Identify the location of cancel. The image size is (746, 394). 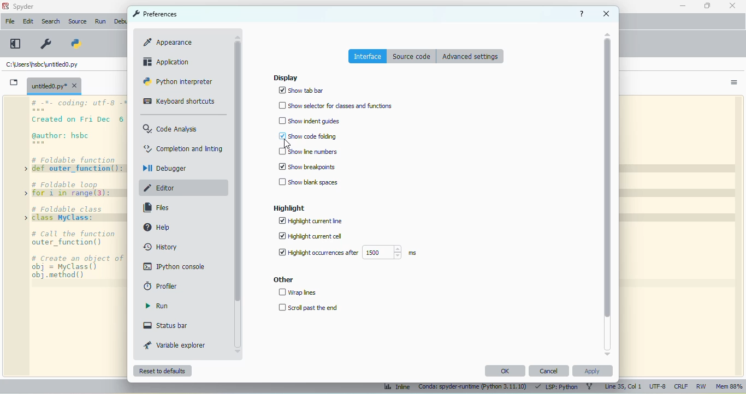
(549, 371).